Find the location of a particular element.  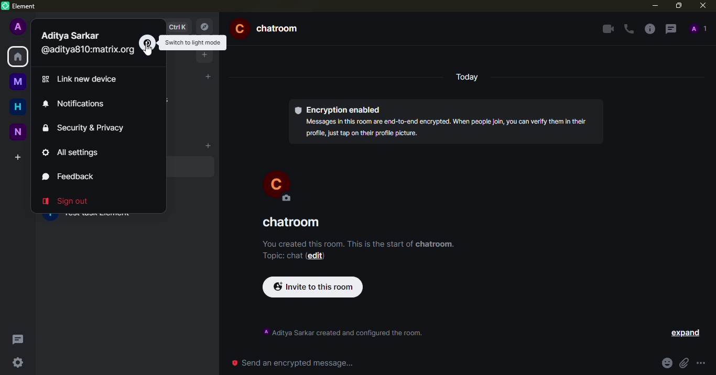

home is located at coordinates (18, 106).